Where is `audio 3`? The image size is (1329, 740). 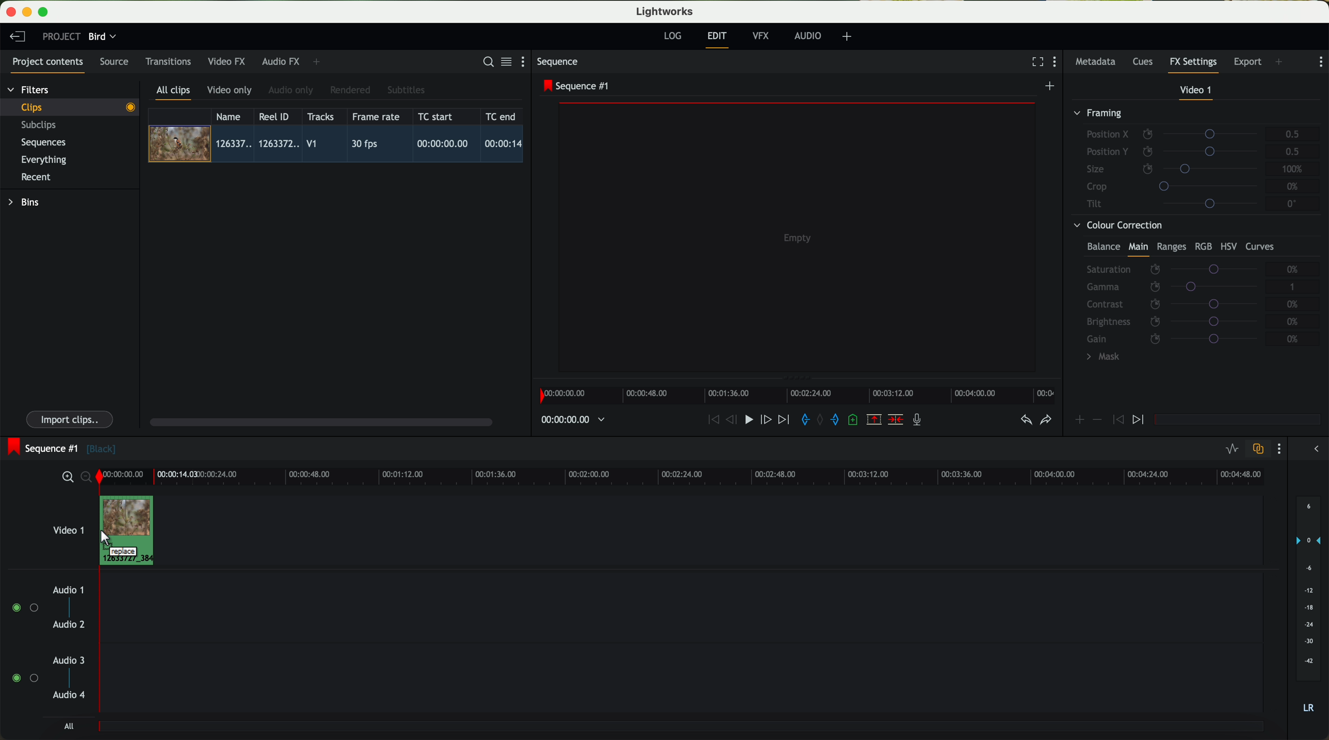 audio 3 is located at coordinates (64, 660).